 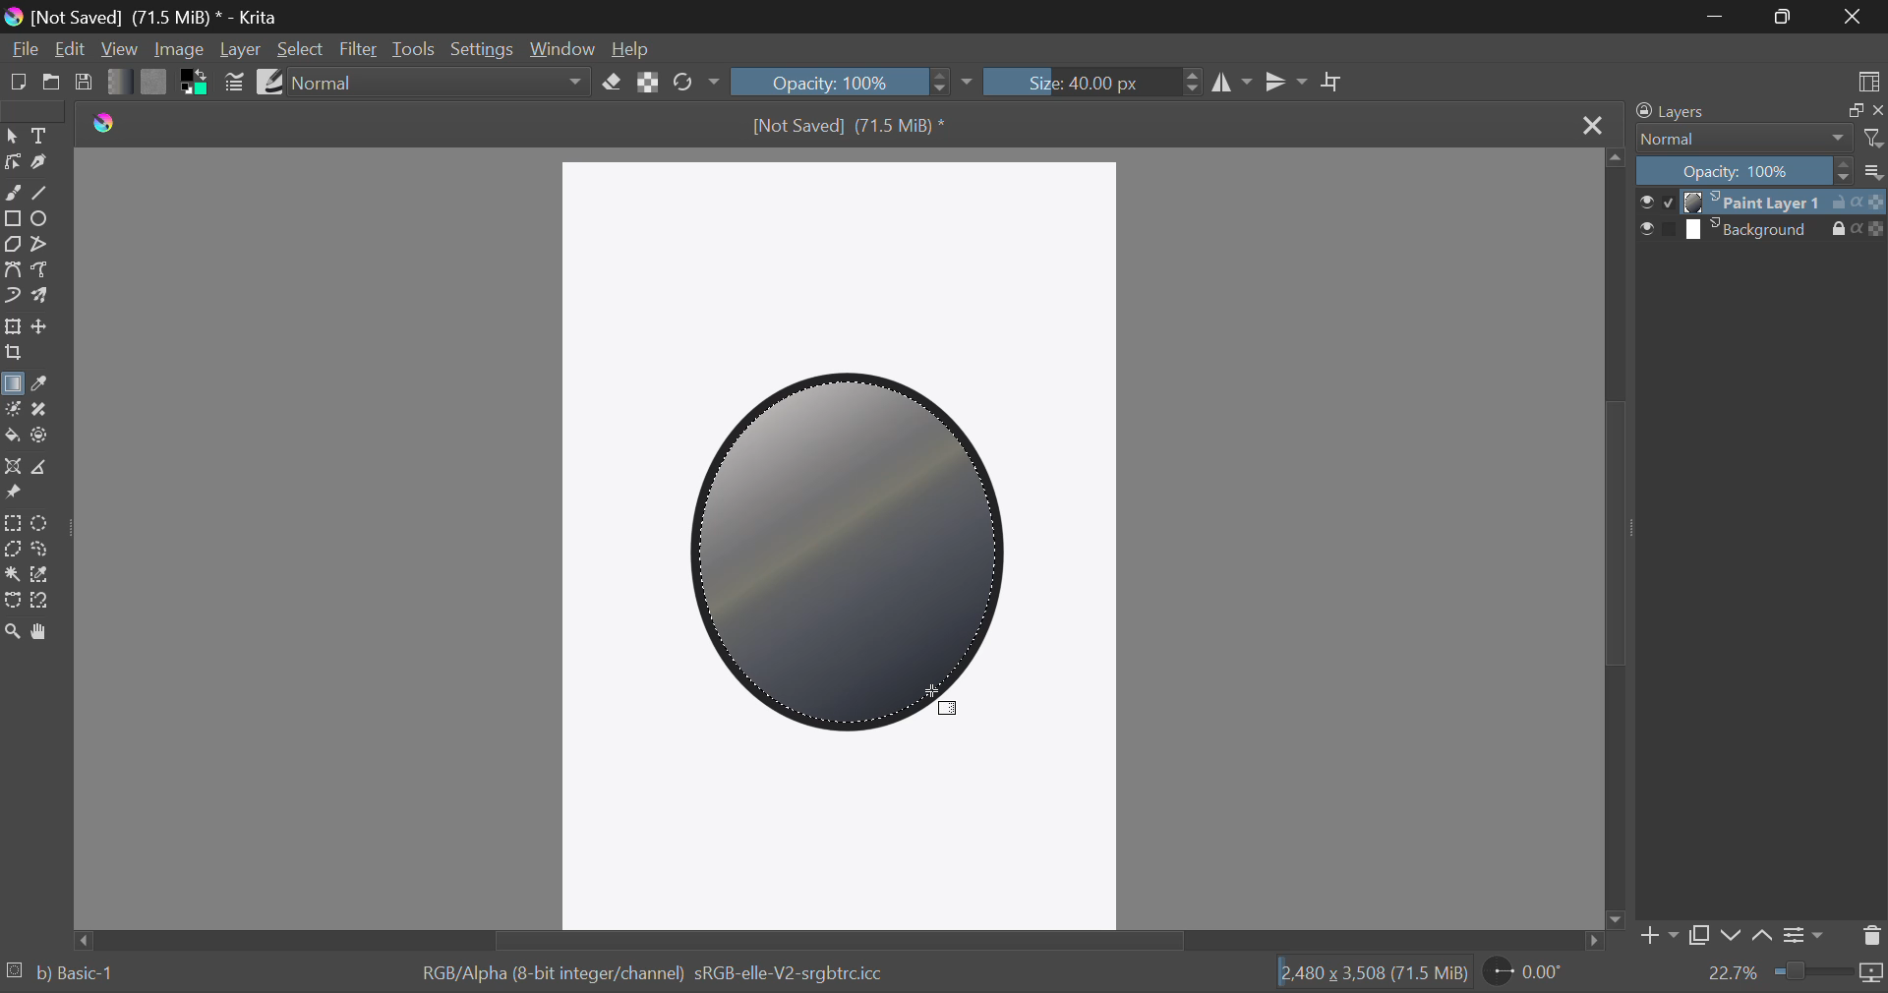 I want to click on Crop, so click(x=14, y=355).